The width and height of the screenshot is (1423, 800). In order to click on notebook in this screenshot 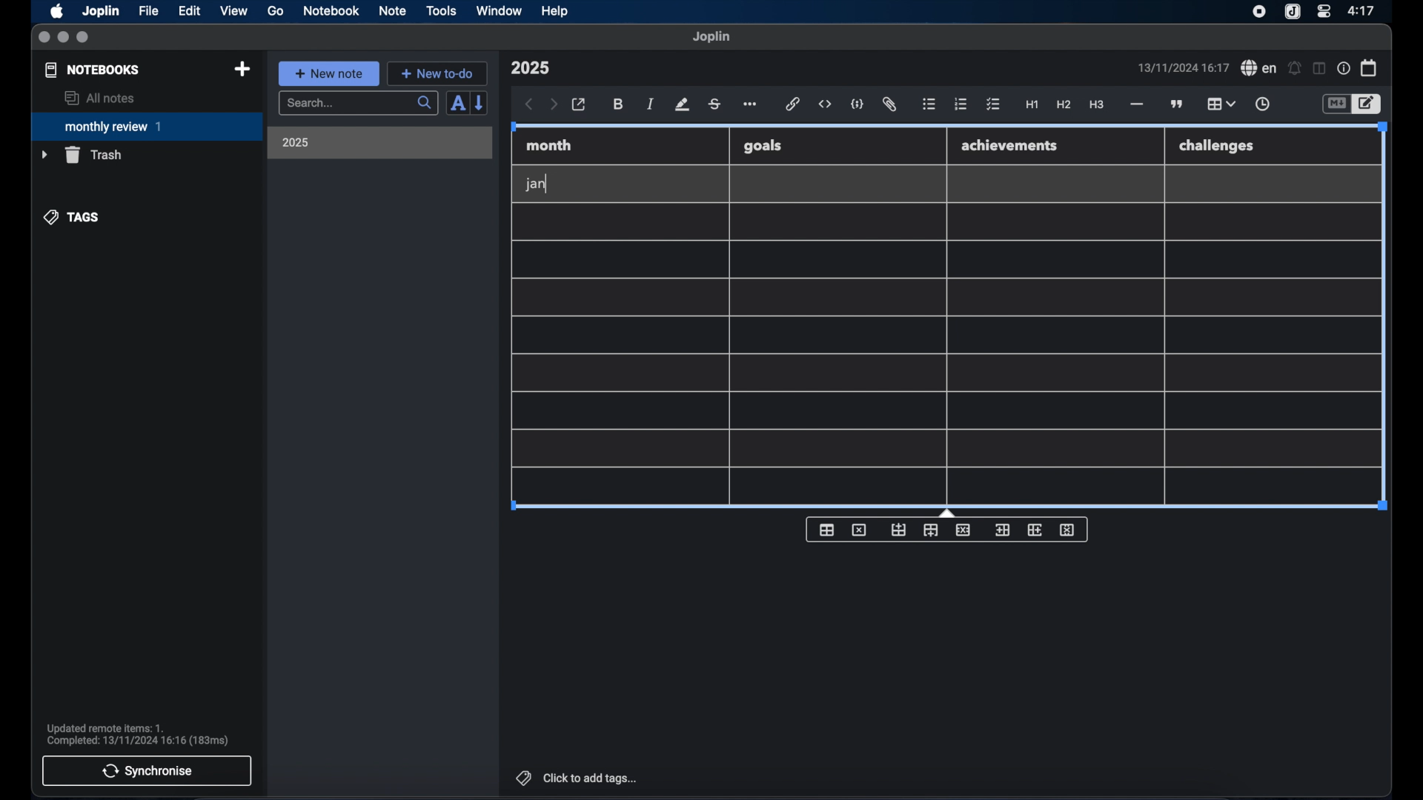, I will do `click(331, 11)`.